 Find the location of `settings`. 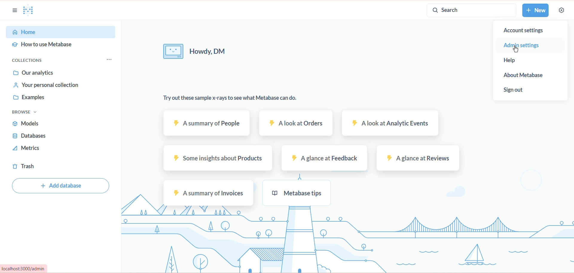

settings is located at coordinates (560, 11).